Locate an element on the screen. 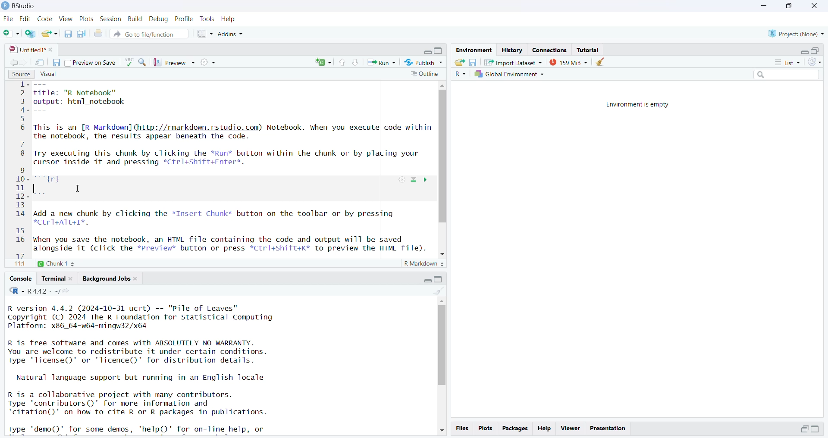 The width and height of the screenshot is (828, 438). scrollbar is located at coordinates (443, 170).